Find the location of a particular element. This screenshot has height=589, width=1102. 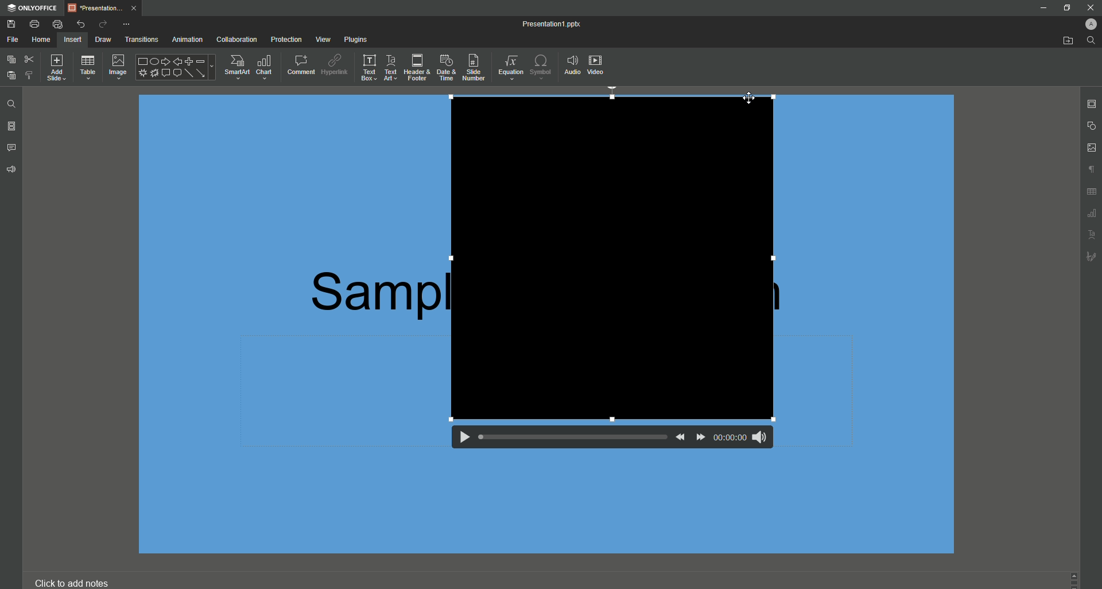

Undo is located at coordinates (80, 22).